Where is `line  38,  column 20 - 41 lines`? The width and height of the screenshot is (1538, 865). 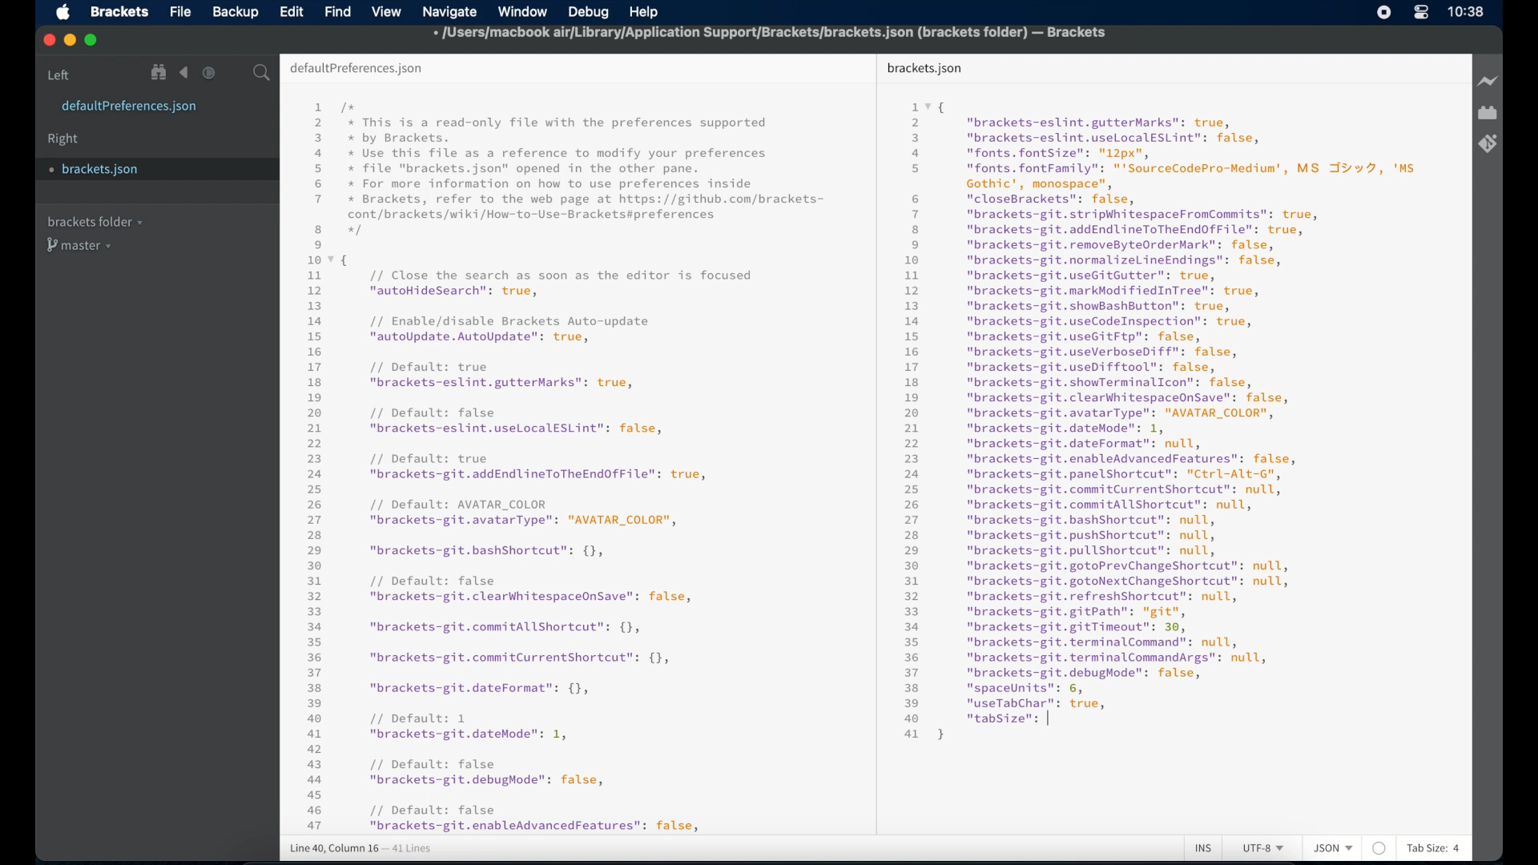 line  38,  column 20 - 41 lines is located at coordinates (361, 849).